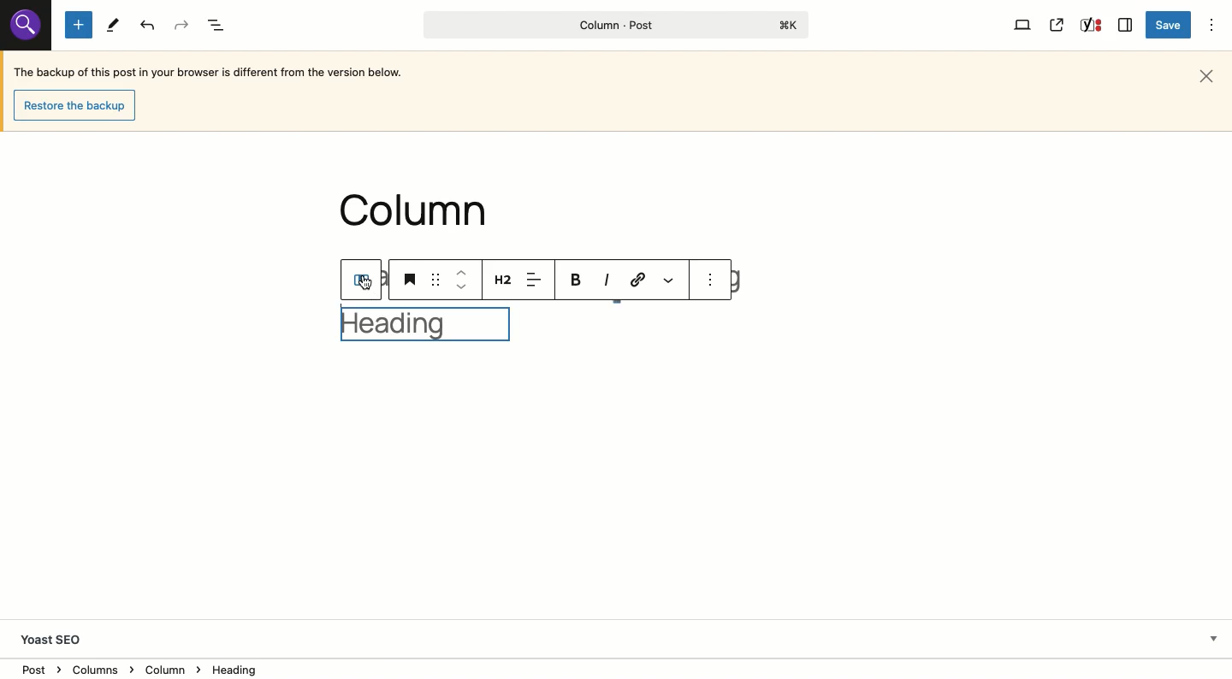  Describe the element at coordinates (714, 280) in the screenshot. I see `see option` at that location.